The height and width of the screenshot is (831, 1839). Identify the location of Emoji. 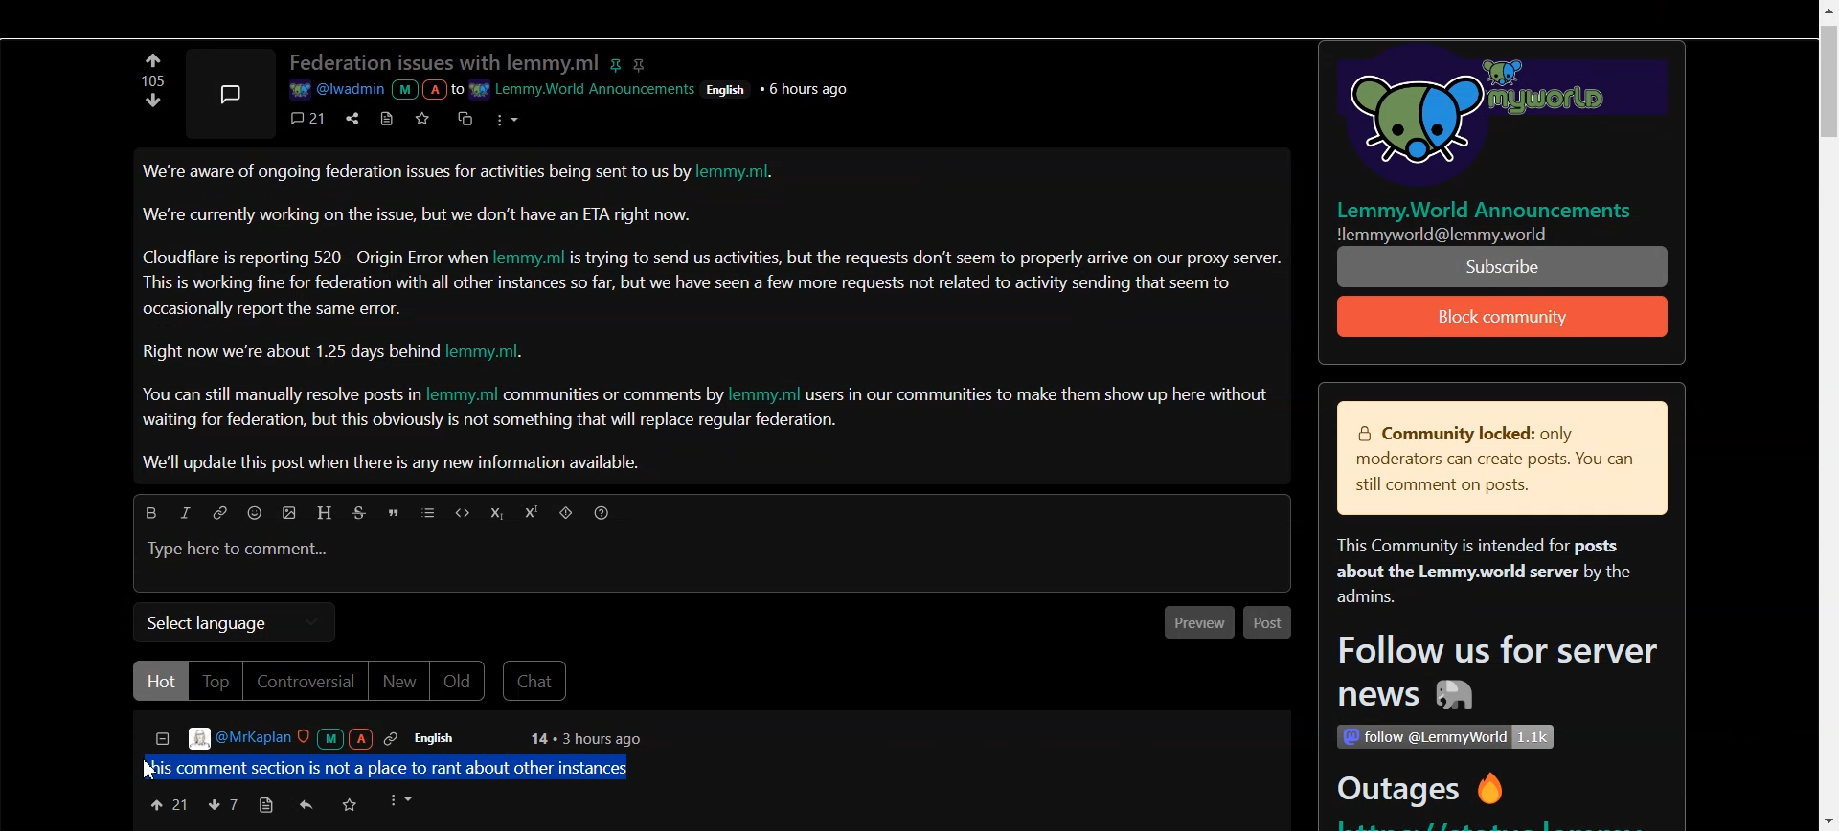
(260, 515).